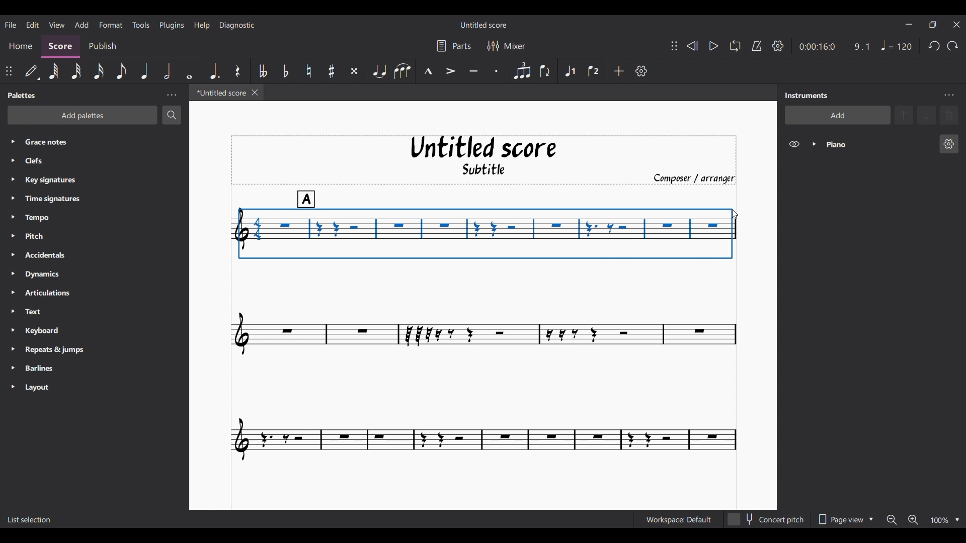 The image size is (966, 543). What do you see at coordinates (56, 293) in the screenshot?
I see `Articulations` at bounding box center [56, 293].